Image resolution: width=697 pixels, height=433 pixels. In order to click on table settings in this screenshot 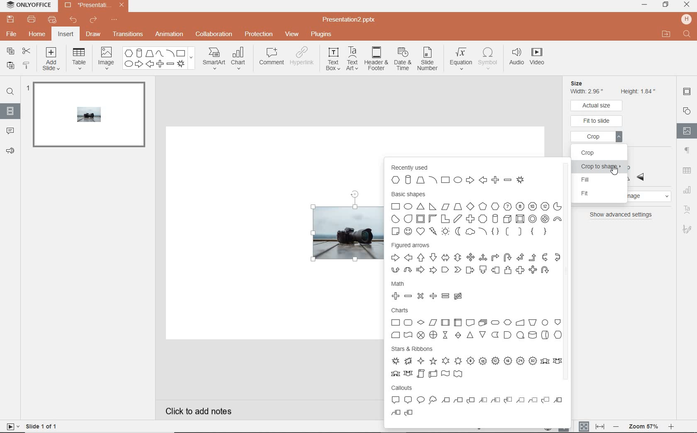, I will do `click(687, 170)`.